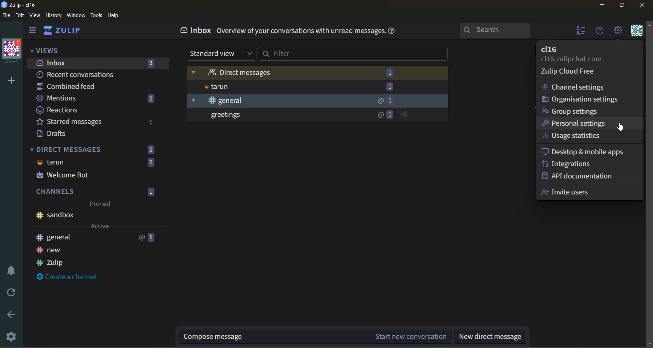 The width and height of the screenshot is (653, 348). What do you see at coordinates (57, 251) in the screenshot?
I see `new` at bounding box center [57, 251].